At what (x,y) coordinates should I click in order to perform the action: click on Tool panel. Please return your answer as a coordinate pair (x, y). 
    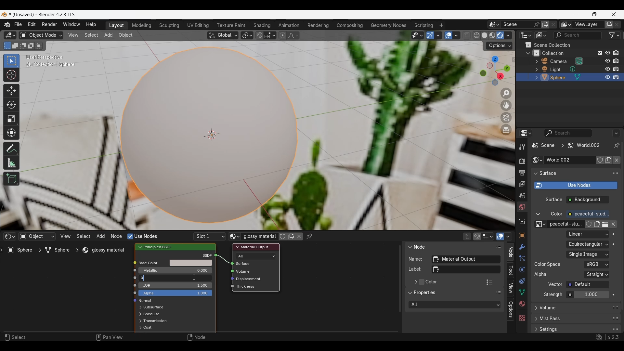
    Looking at the image, I should click on (511, 270).